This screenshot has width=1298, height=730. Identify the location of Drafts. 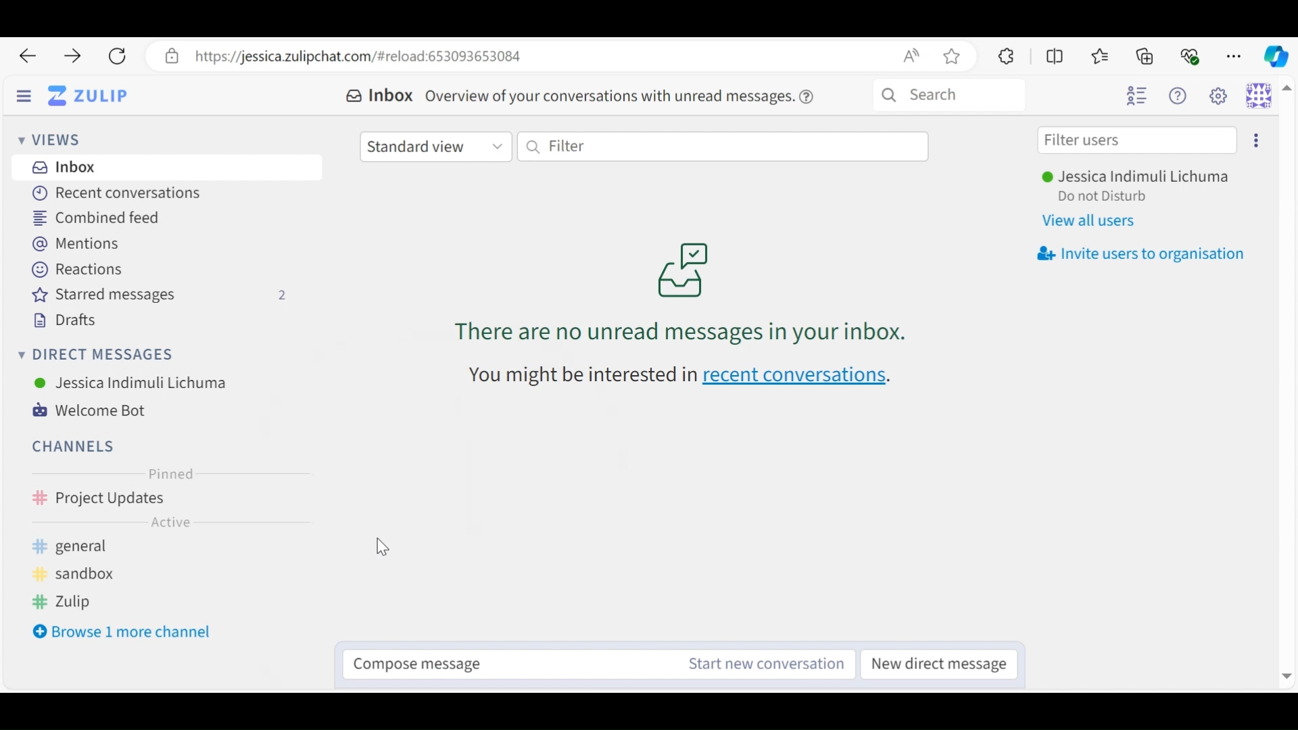
(63, 320).